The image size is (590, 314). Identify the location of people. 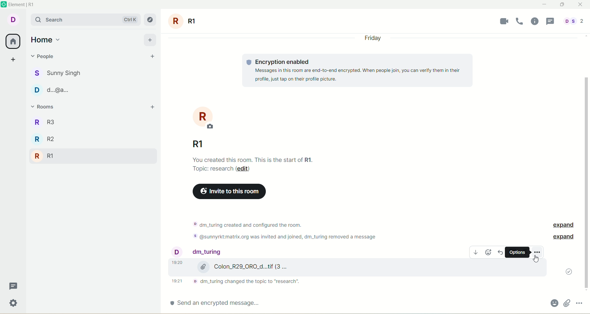
(198, 252).